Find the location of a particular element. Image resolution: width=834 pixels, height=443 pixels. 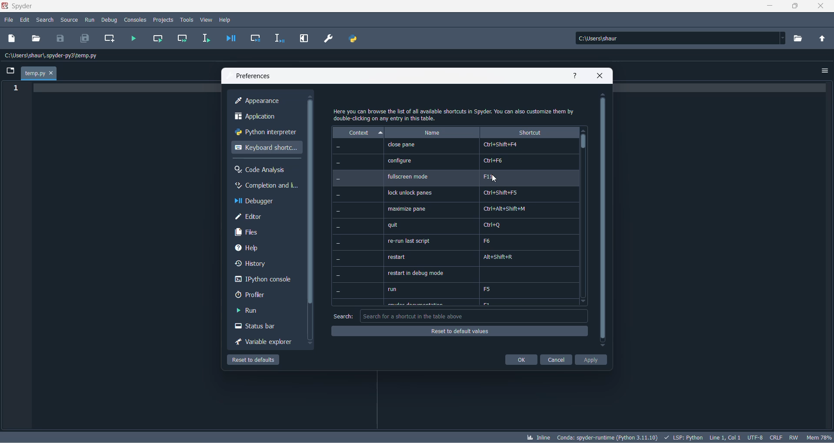

debug selection is located at coordinates (278, 39).